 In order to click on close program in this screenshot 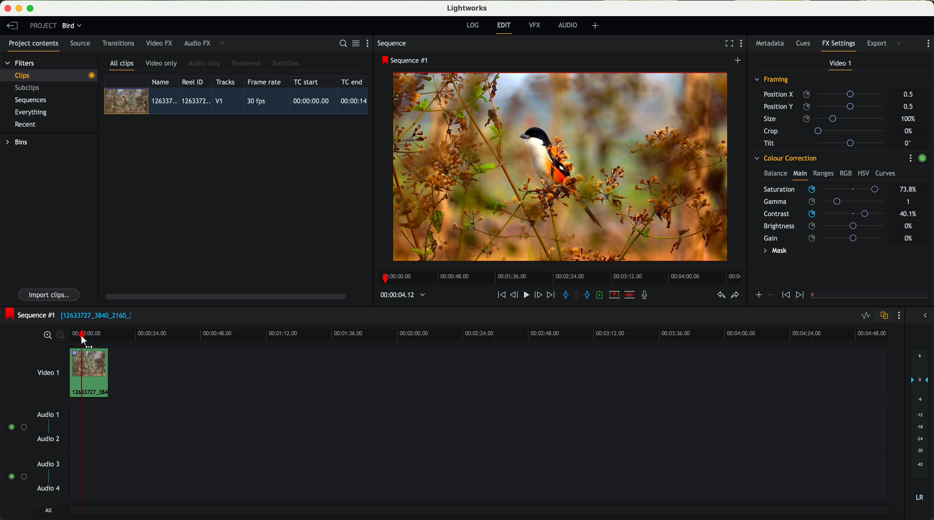, I will do `click(8, 8)`.